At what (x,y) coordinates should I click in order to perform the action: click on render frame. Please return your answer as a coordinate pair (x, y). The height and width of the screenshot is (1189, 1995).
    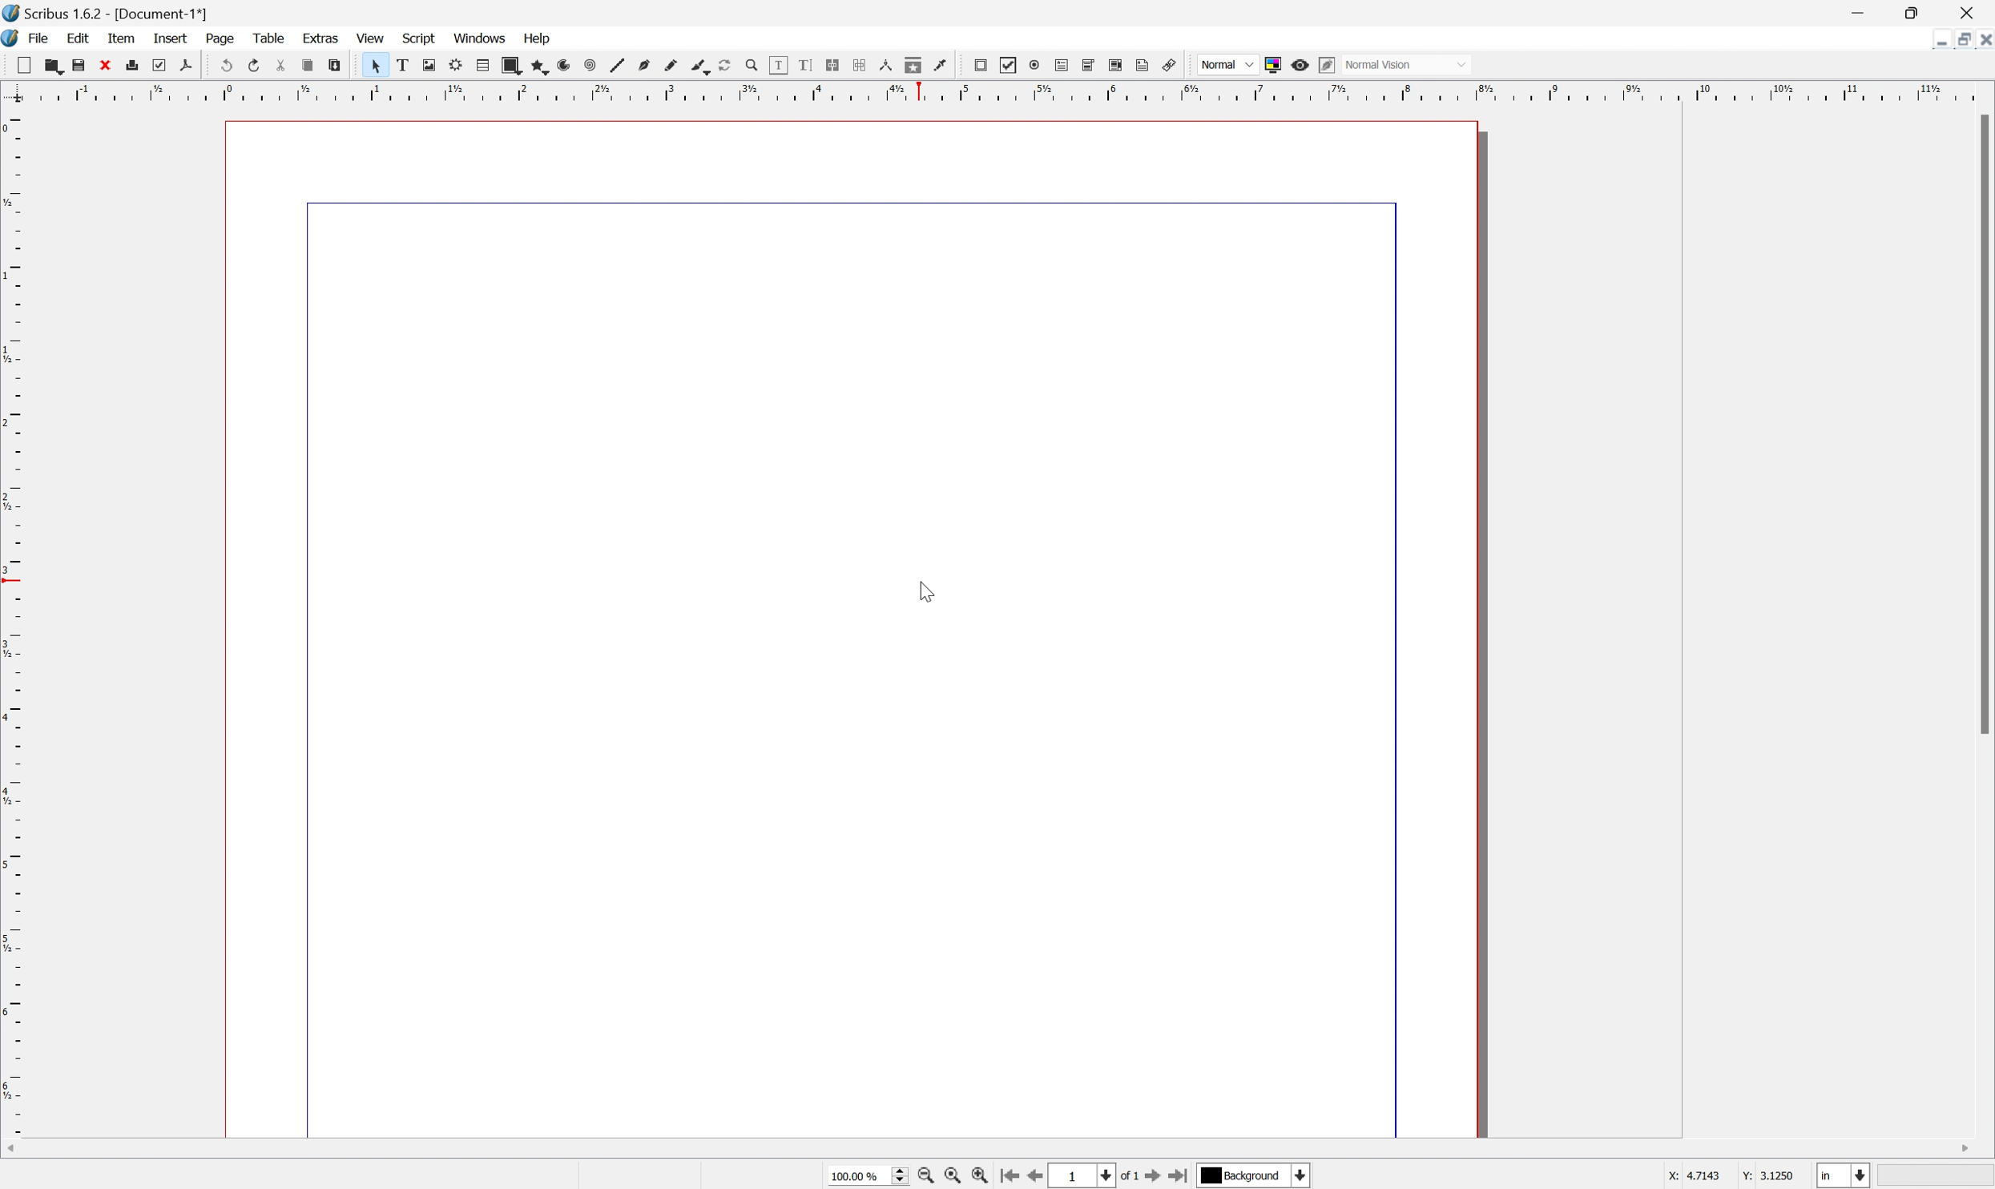
    Looking at the image, I should click on (455, 66).